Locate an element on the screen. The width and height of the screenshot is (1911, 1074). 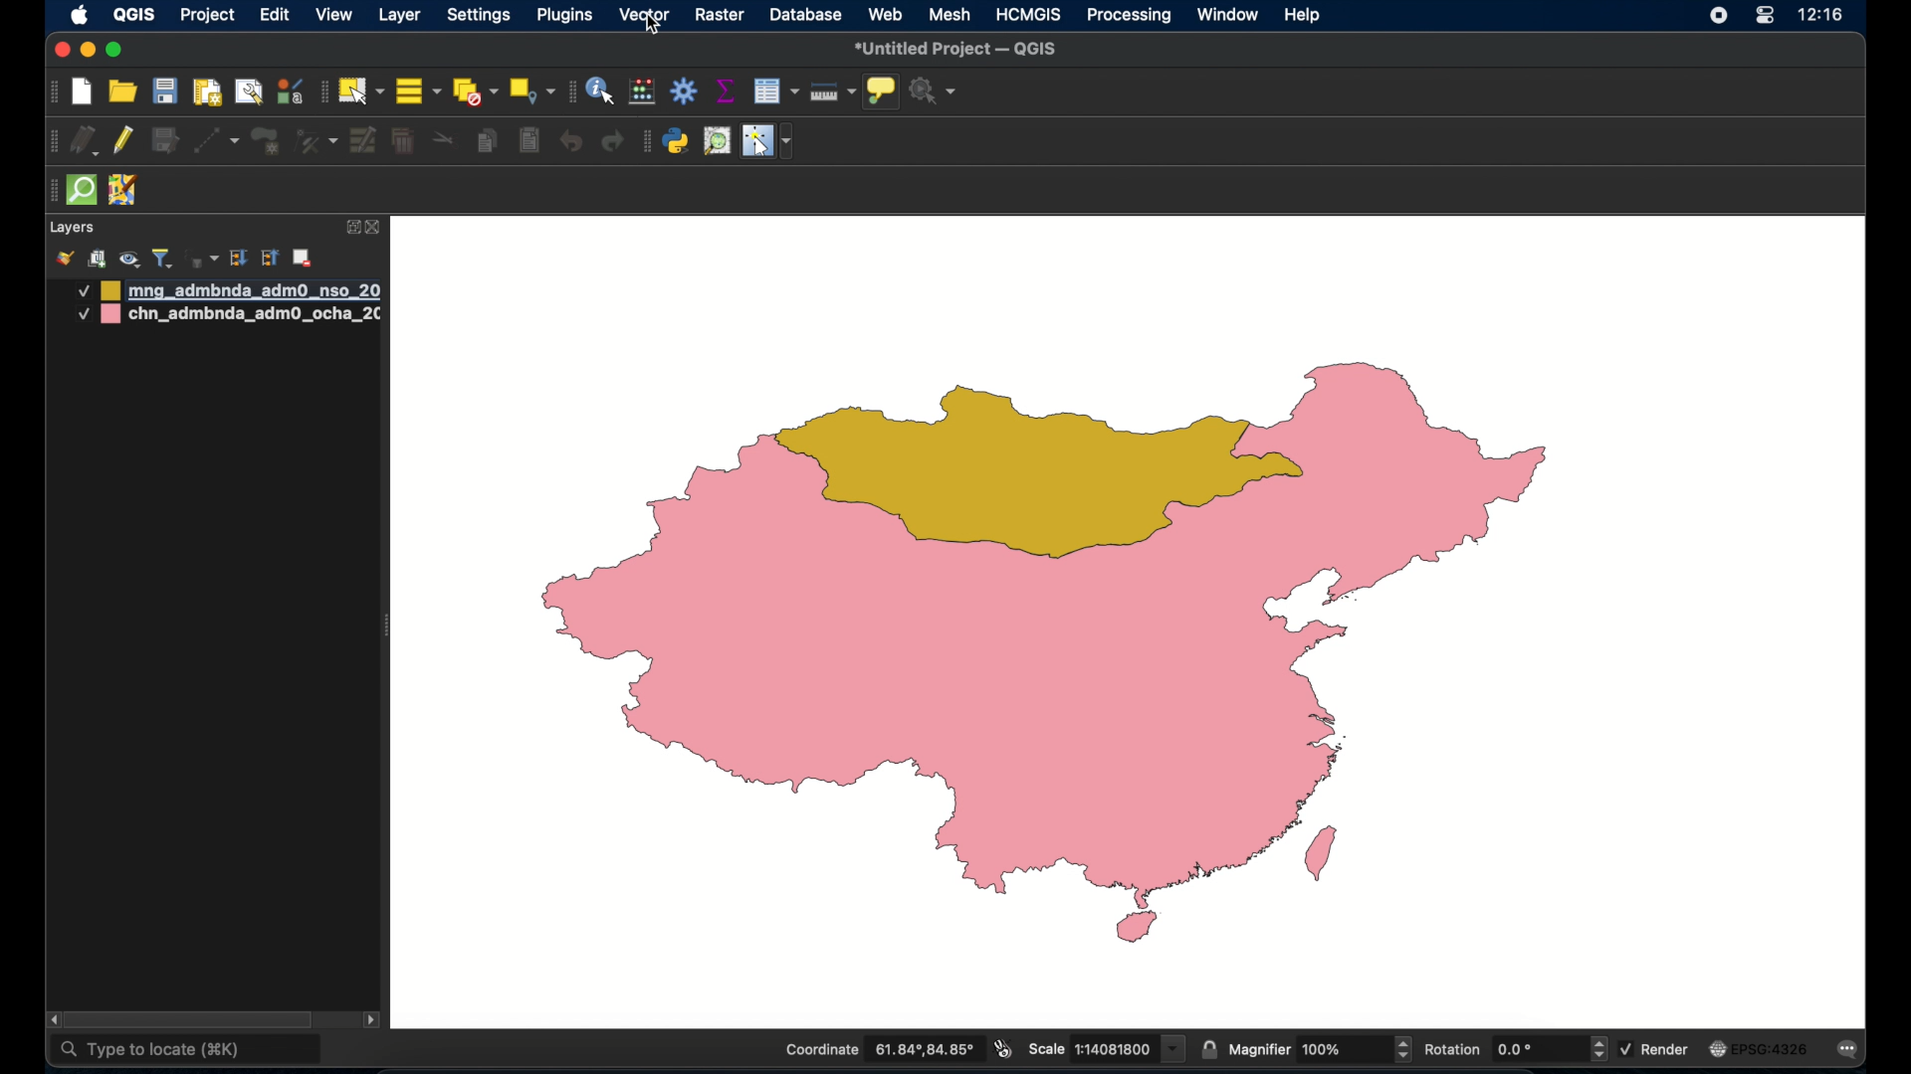
toggle editing is located at coordinates (124, 141).